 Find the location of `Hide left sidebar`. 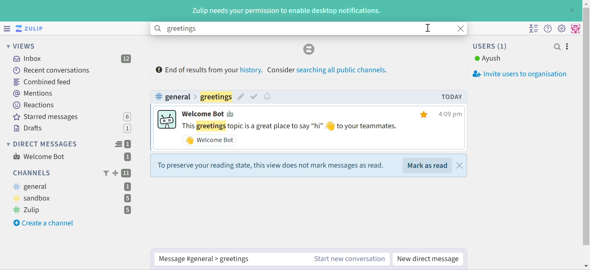

Hide left sidebar is located at coordinates (6, 28).